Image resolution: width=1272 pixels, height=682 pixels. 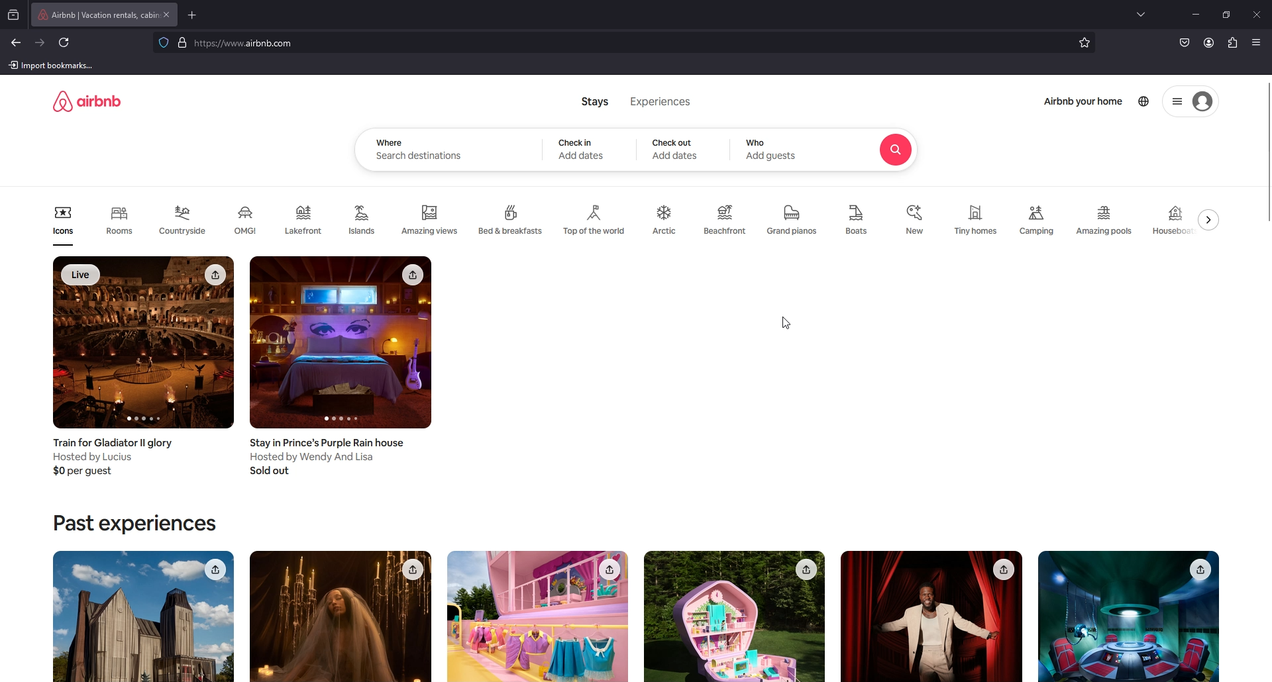 I want to click on Search destinations, so click(x=421, y=157).